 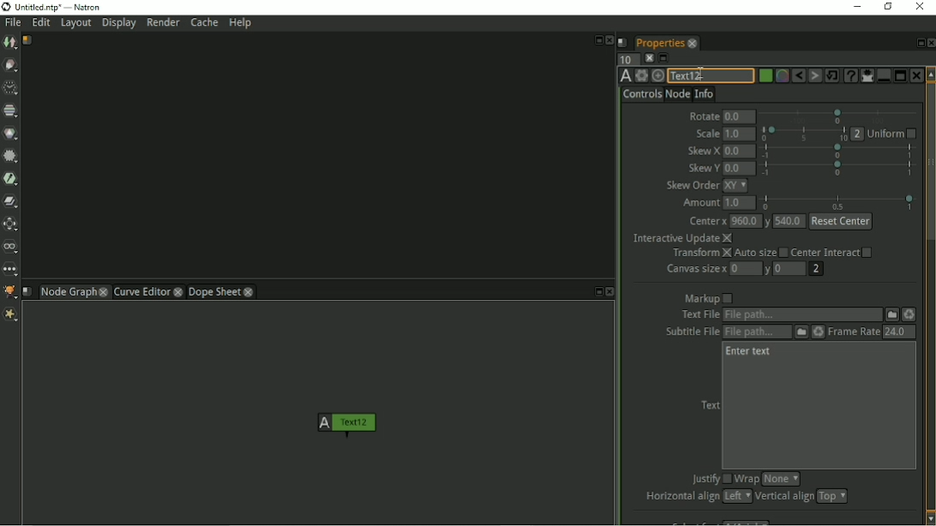 I want to click on Properties, so click(x=658, y=41).